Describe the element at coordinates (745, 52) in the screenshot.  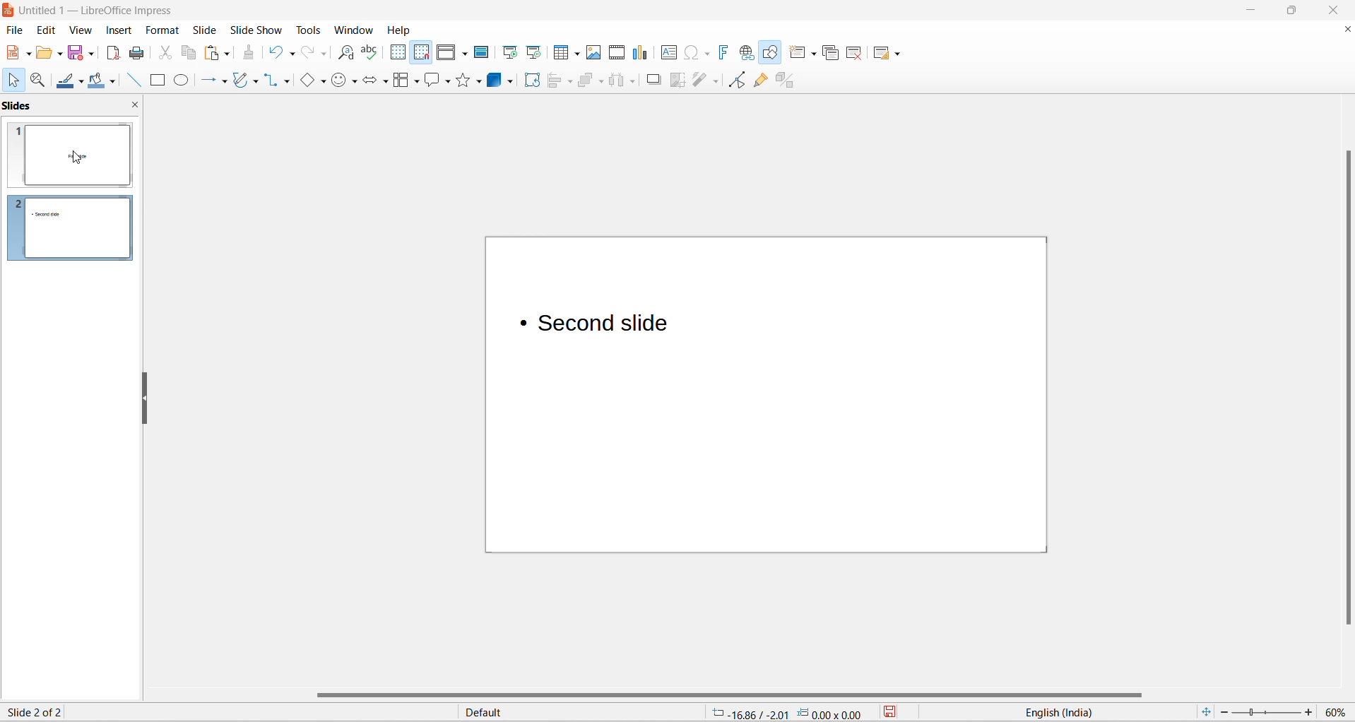
I see `insert hyperlinks` at that location.